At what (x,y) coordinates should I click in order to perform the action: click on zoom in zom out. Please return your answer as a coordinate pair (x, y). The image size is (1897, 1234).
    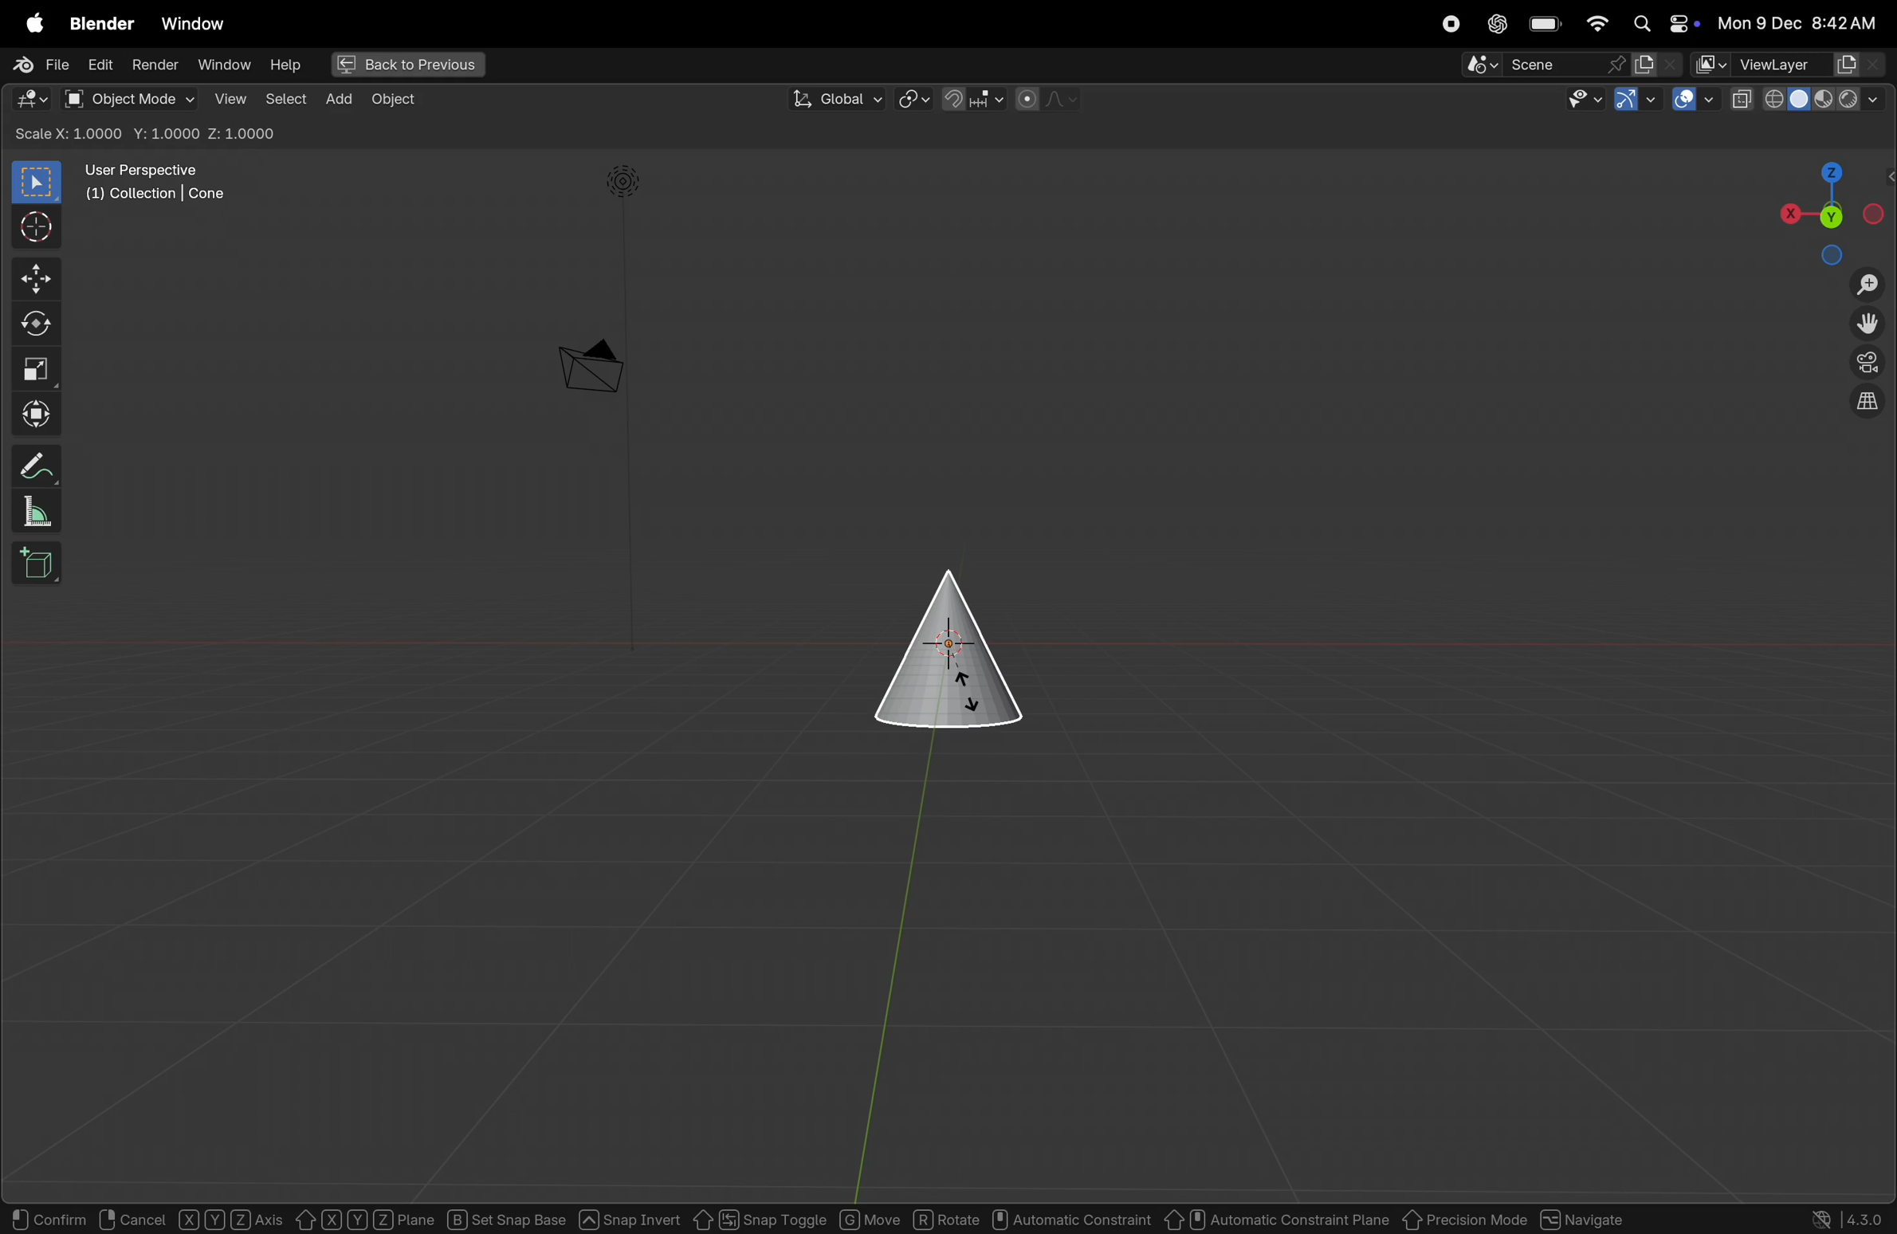
    Looking at the image, I should click on (1871, 284).